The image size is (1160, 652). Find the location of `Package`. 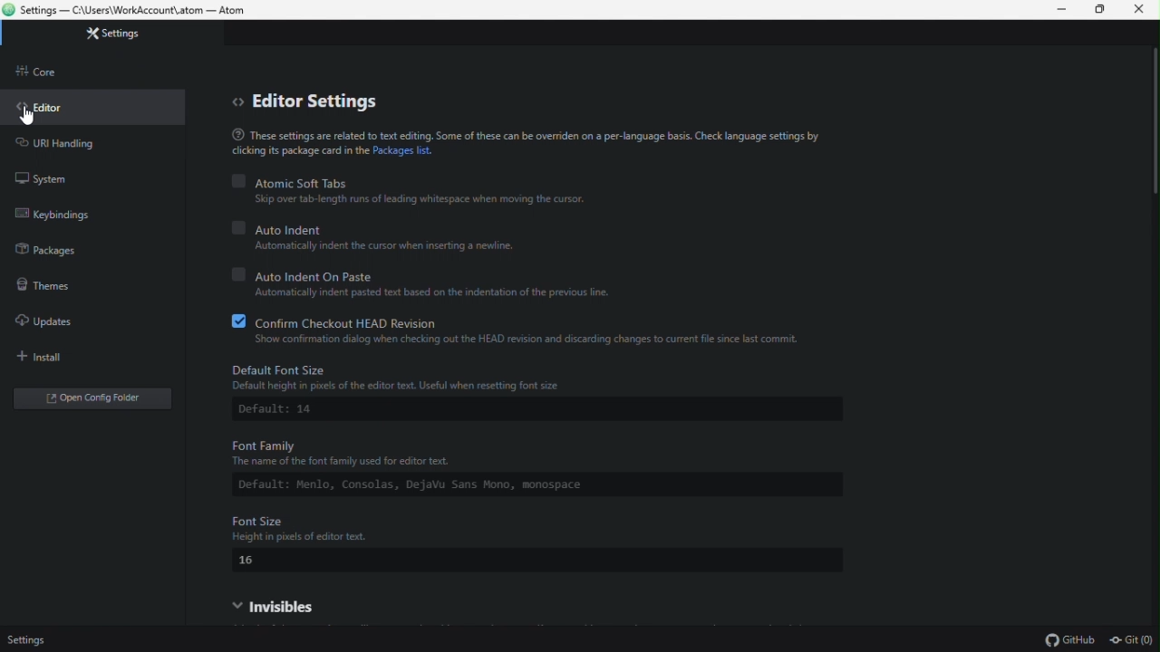

Package is located at coordinates (64, 254).